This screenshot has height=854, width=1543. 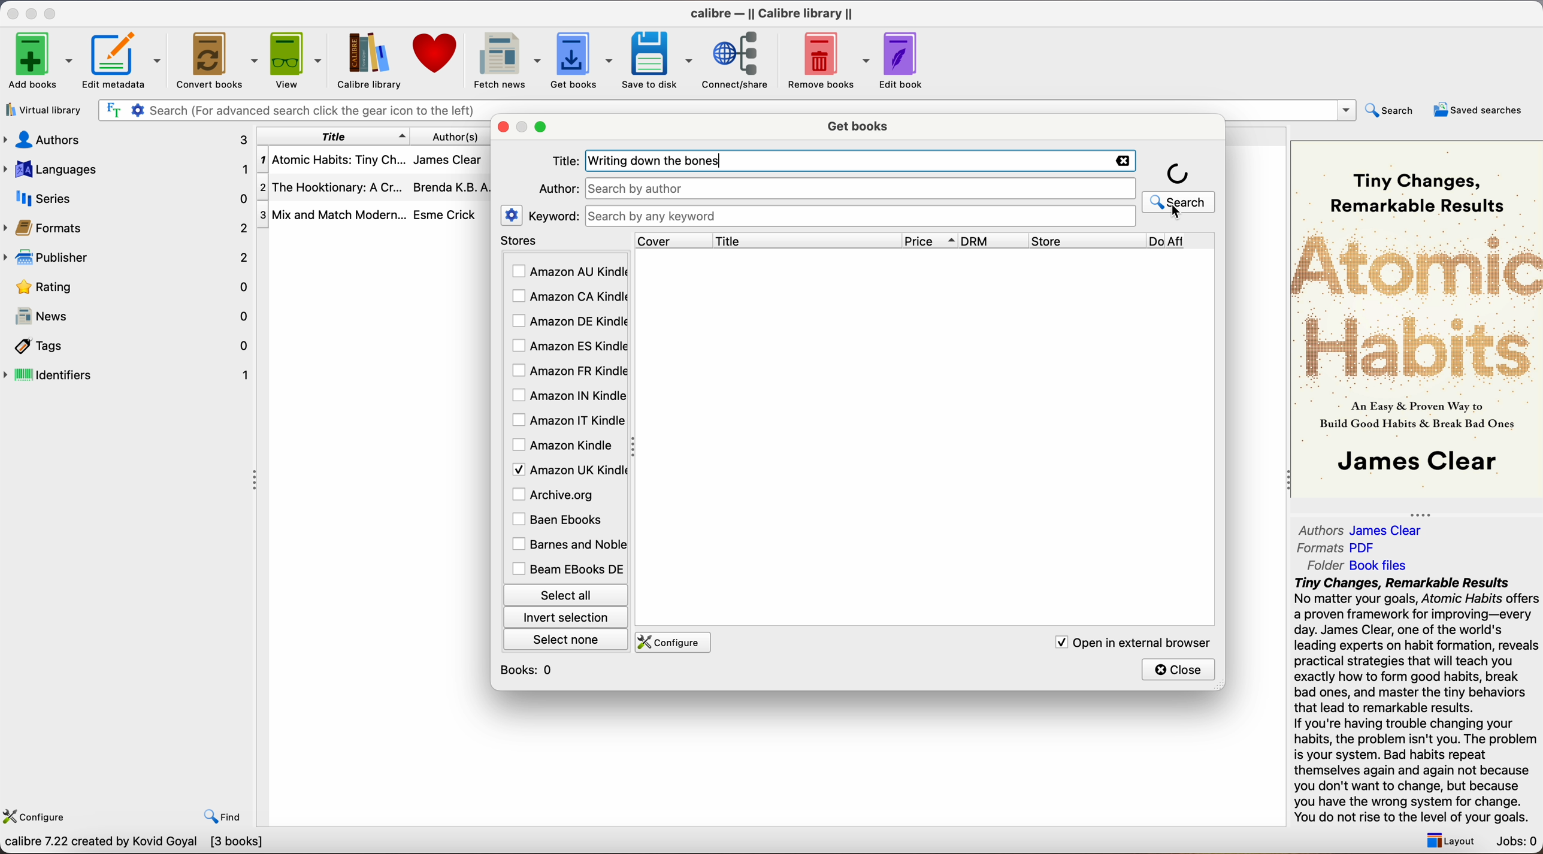 What do you see at coordinates (1518, 843) in the screenshot?
I see `Jobs: 0` at bounding box center [1518, 843].